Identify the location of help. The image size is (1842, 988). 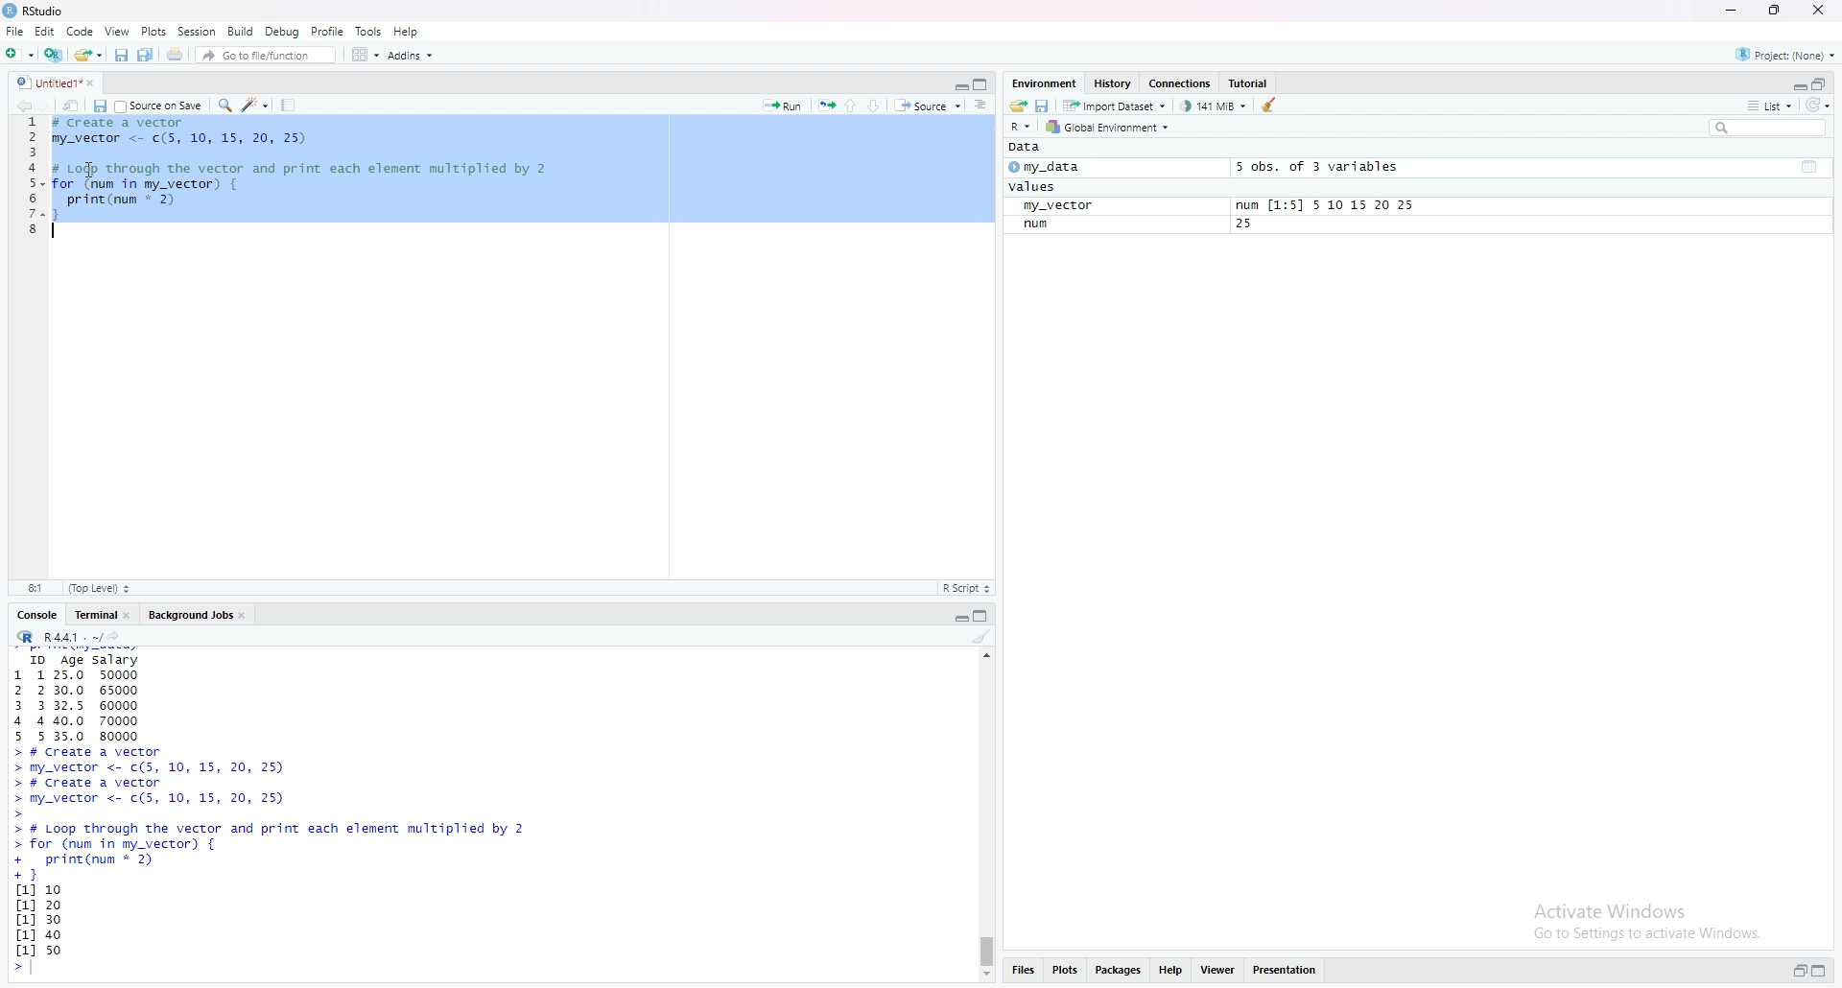
(1173, 968).